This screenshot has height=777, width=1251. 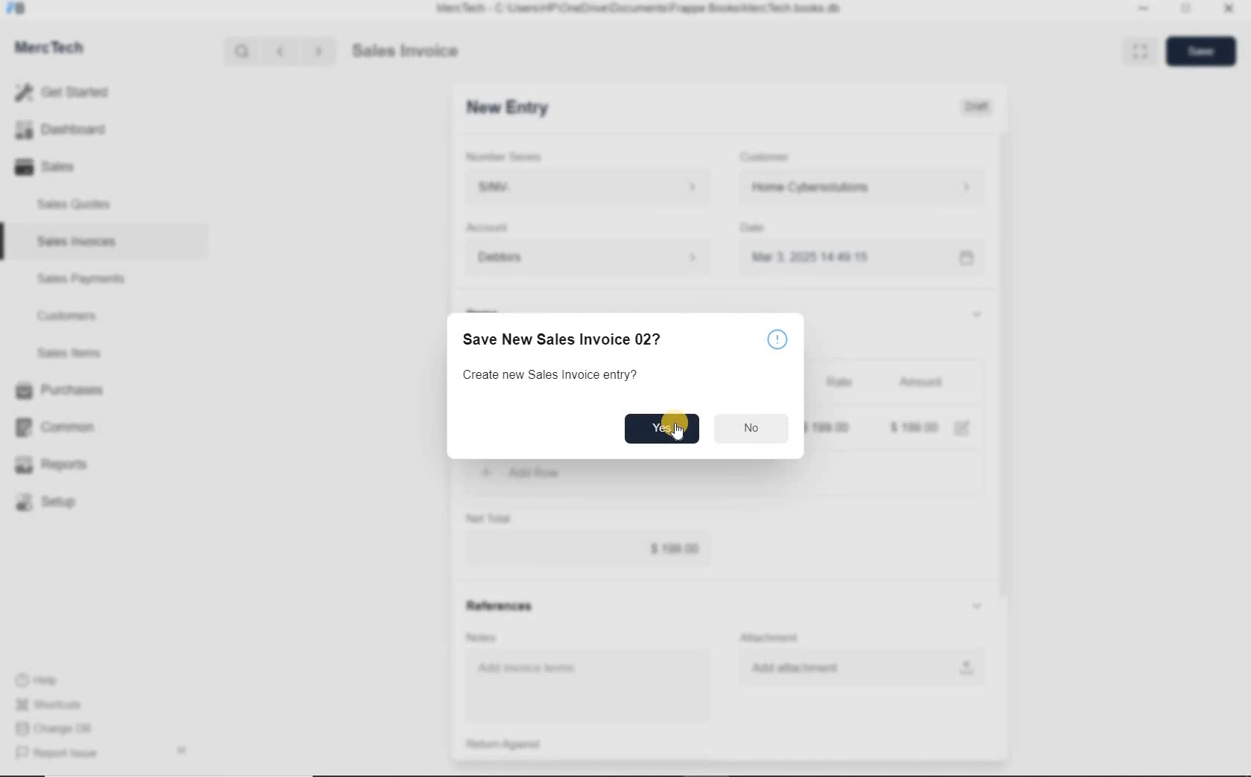 What do you see at coordinates (45, 680) in the screenshot?
I see `Help` at bounding box center [45, 680].